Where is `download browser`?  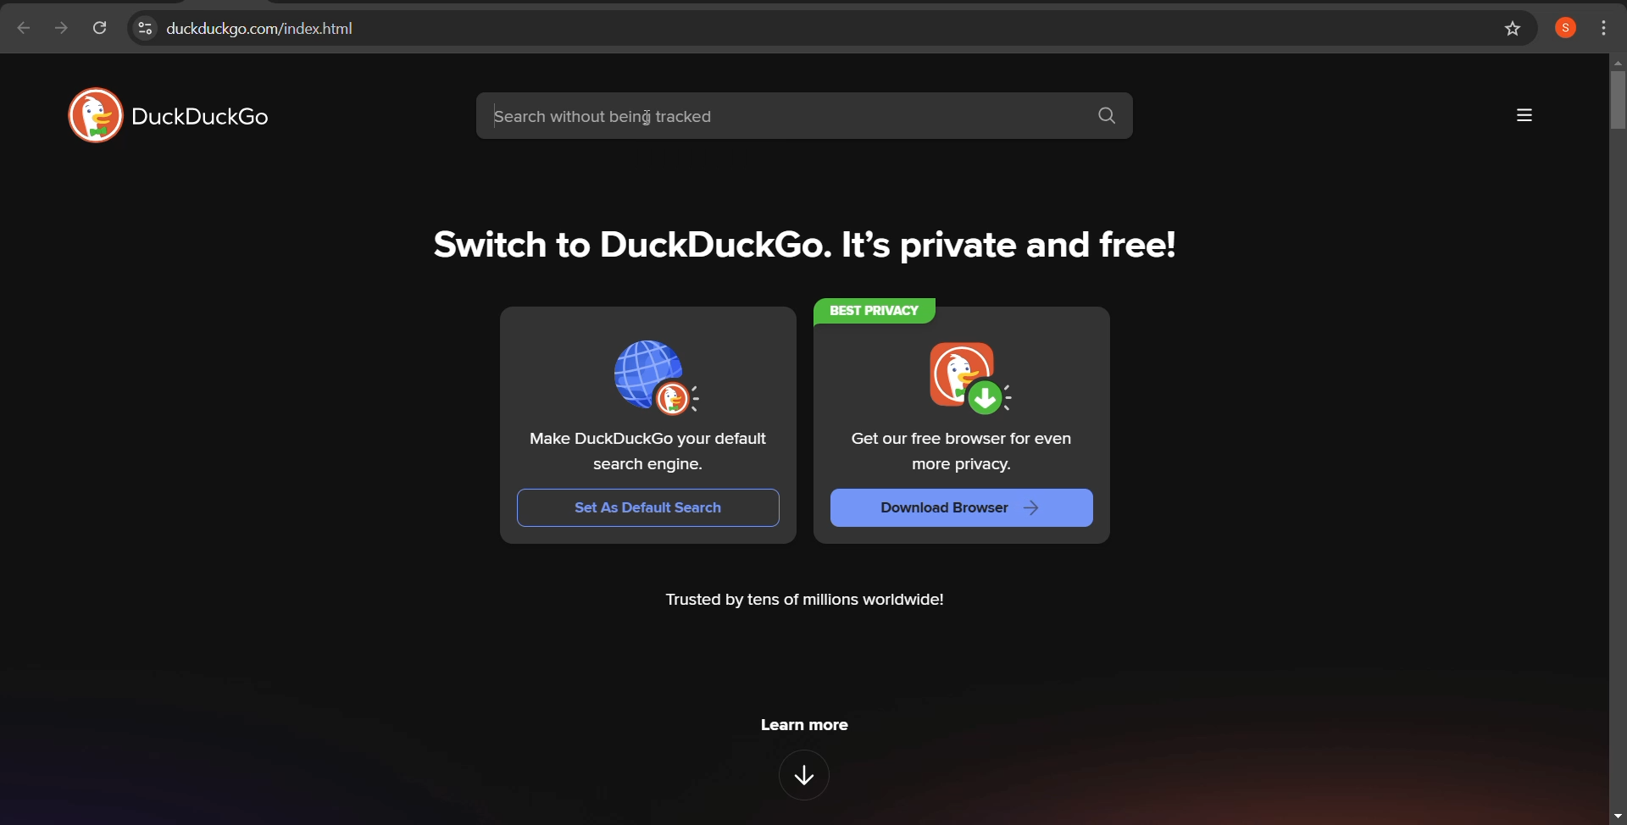 download browser is located at coordinates (960, 378).